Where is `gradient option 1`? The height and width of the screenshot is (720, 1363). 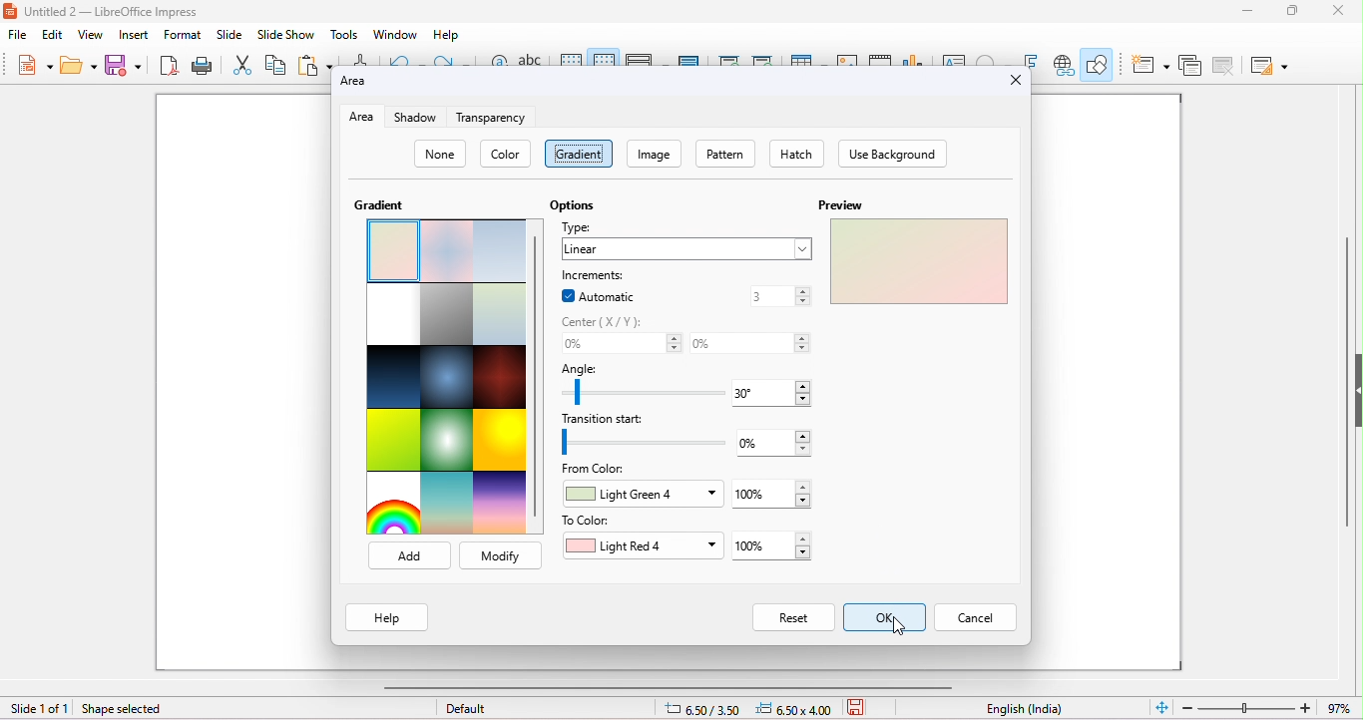
gradient option 1 is located at coordinates (390, 250).